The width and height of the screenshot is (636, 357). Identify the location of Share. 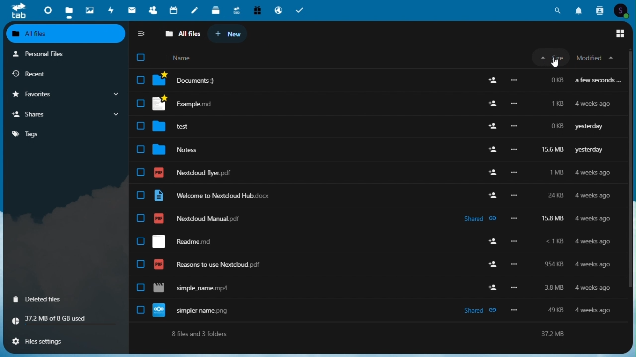
(66, 113).